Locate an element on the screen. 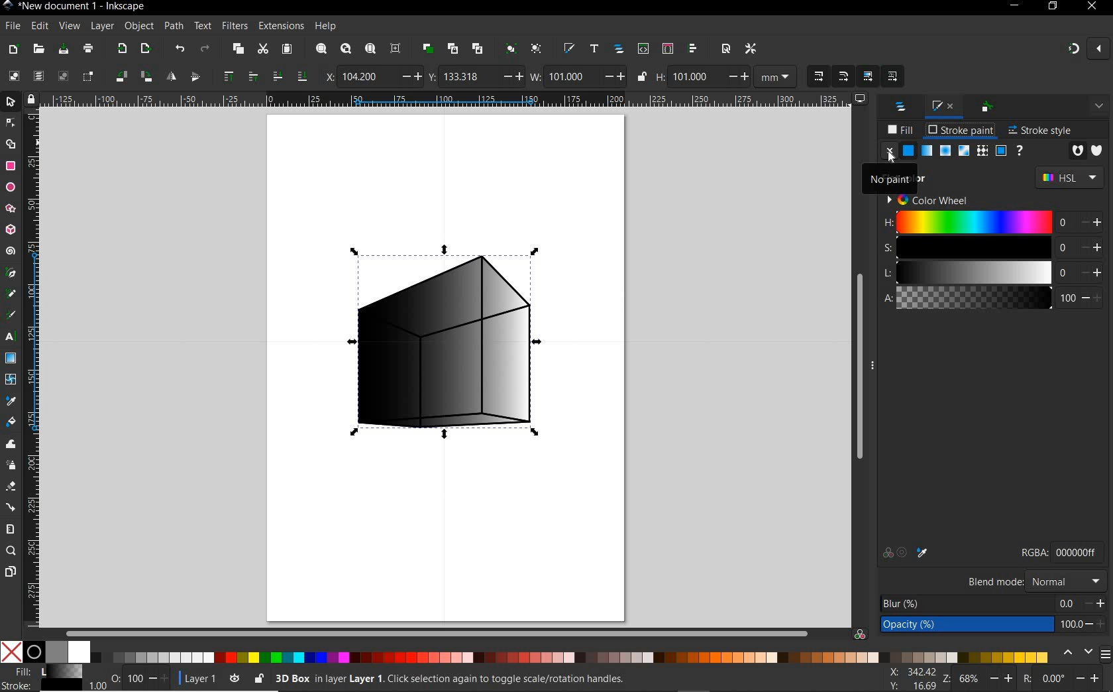  SELECTOR TOOL is located at coordinates (11, 103).